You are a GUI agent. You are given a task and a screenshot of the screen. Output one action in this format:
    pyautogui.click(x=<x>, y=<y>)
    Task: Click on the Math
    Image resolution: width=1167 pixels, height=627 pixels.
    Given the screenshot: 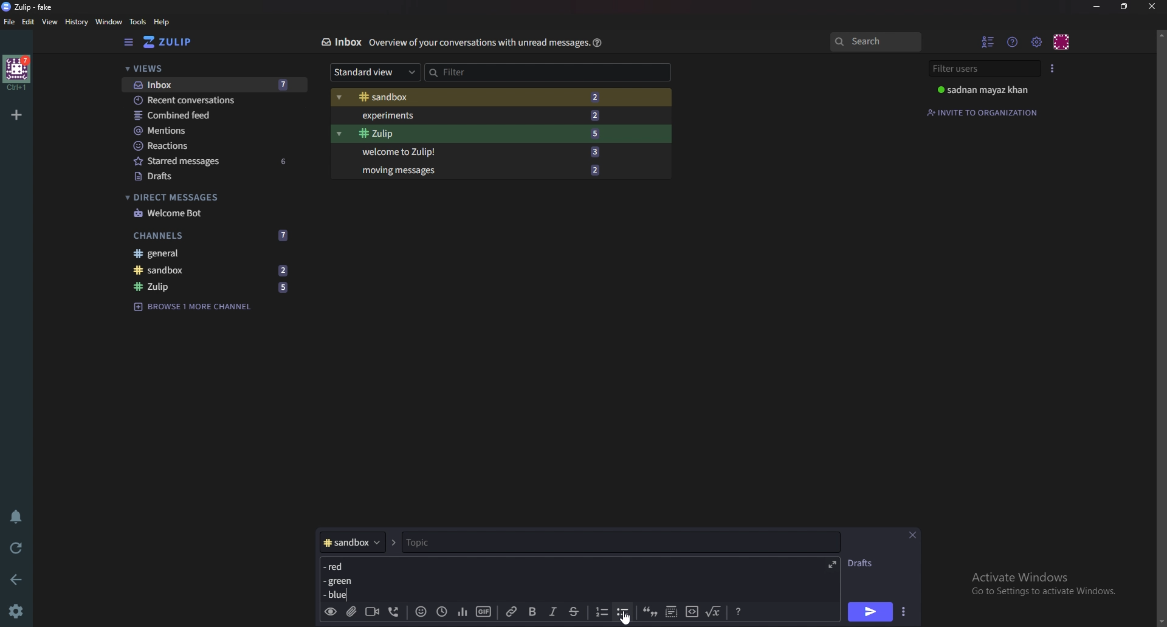 What is the action you would take?
    pyautogui.click(x=714, y=610)
    